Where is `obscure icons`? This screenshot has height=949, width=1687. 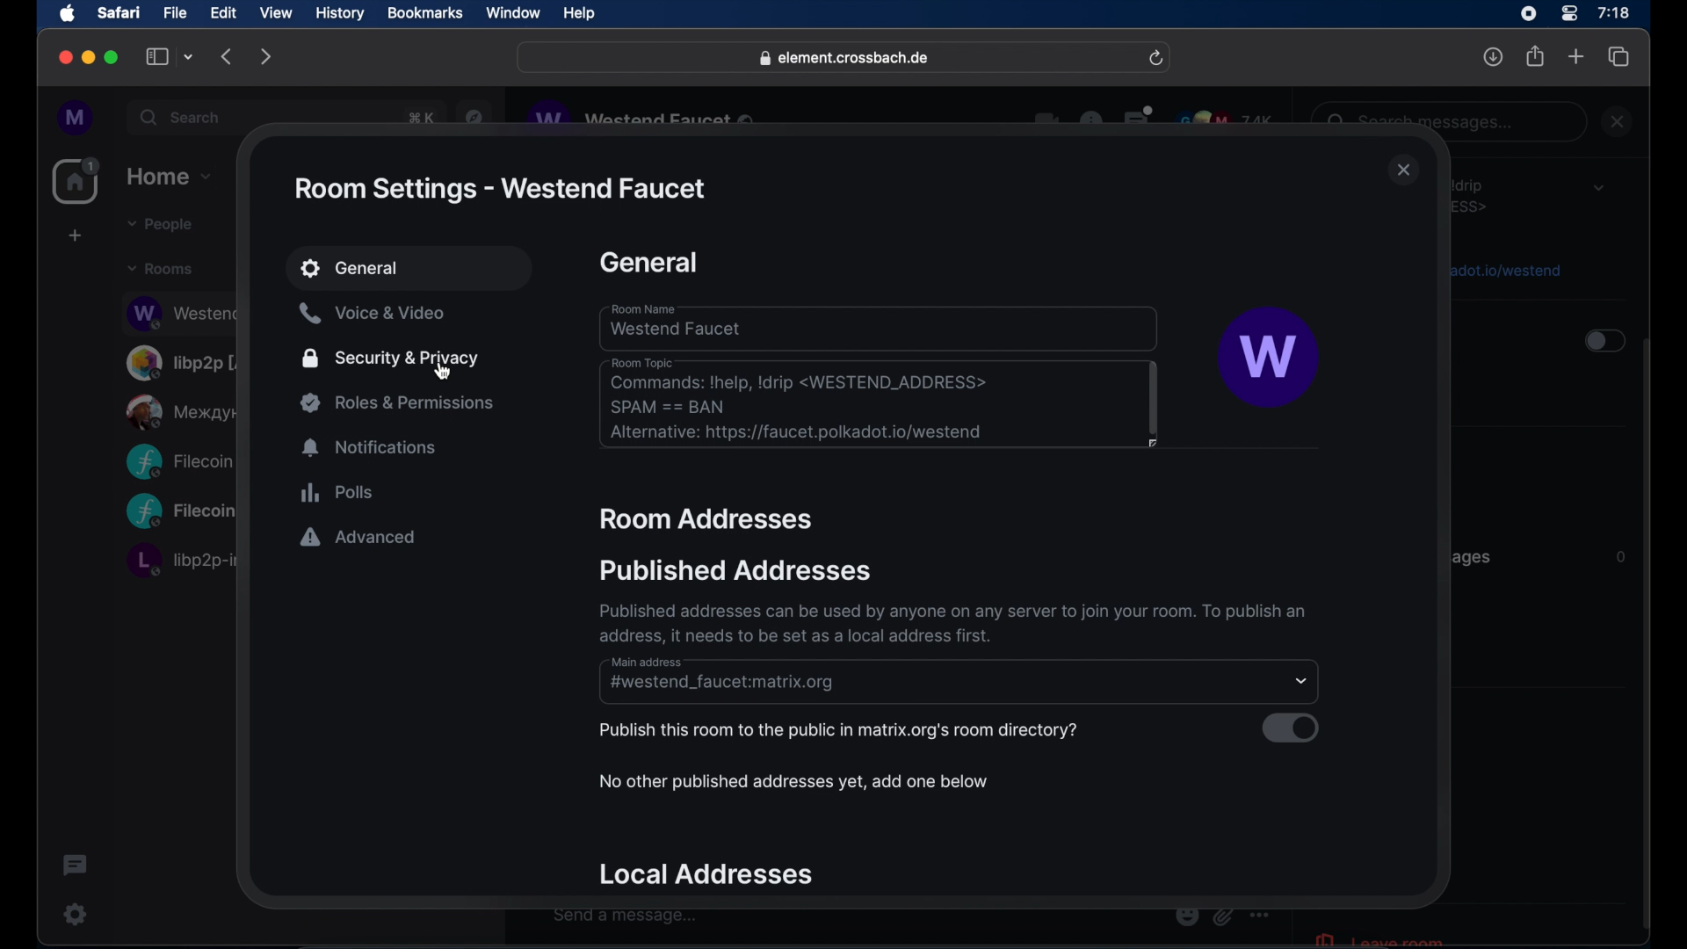
obscure icons is located at coordinates (1154, 119).